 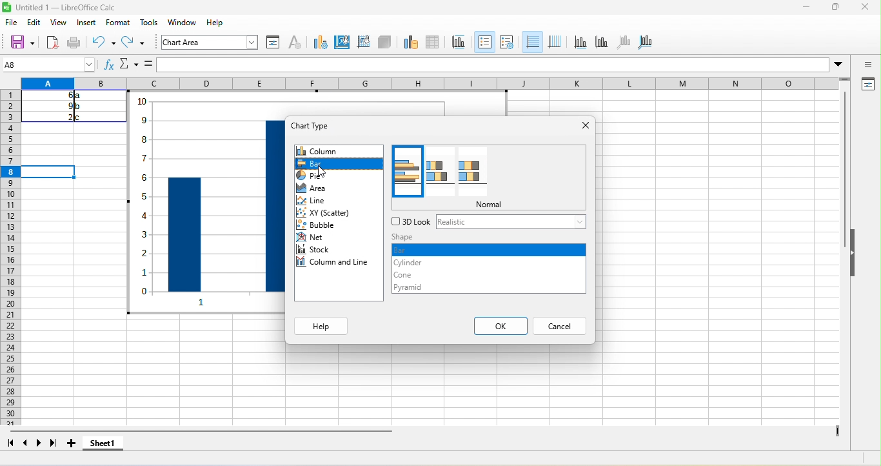 What do you see at coordinates (61, 106) in the screenshot?
I see `9` at bounding box center [61, 106].